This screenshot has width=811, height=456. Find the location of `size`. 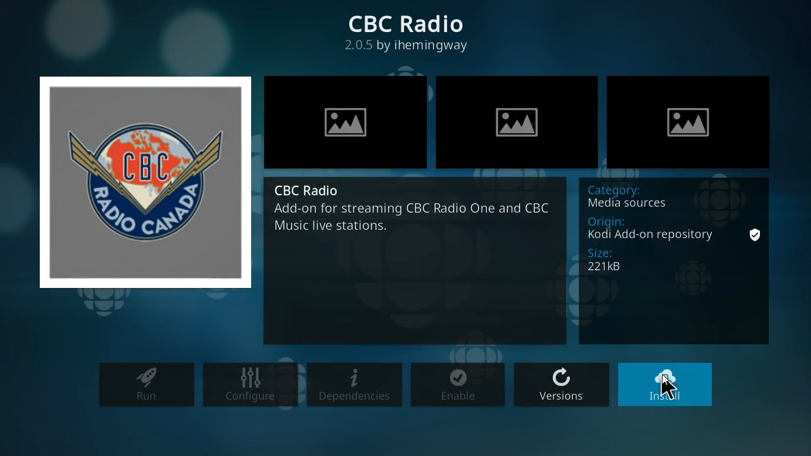

size is located at coordinates (617, 260).